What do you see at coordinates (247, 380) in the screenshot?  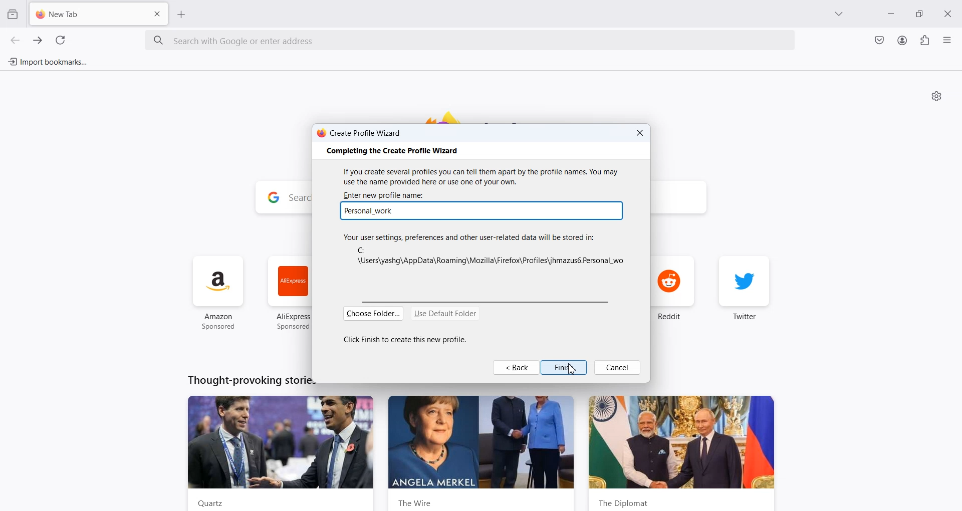 I see `Thought-provoking stories` at bounding box center [247, 380].